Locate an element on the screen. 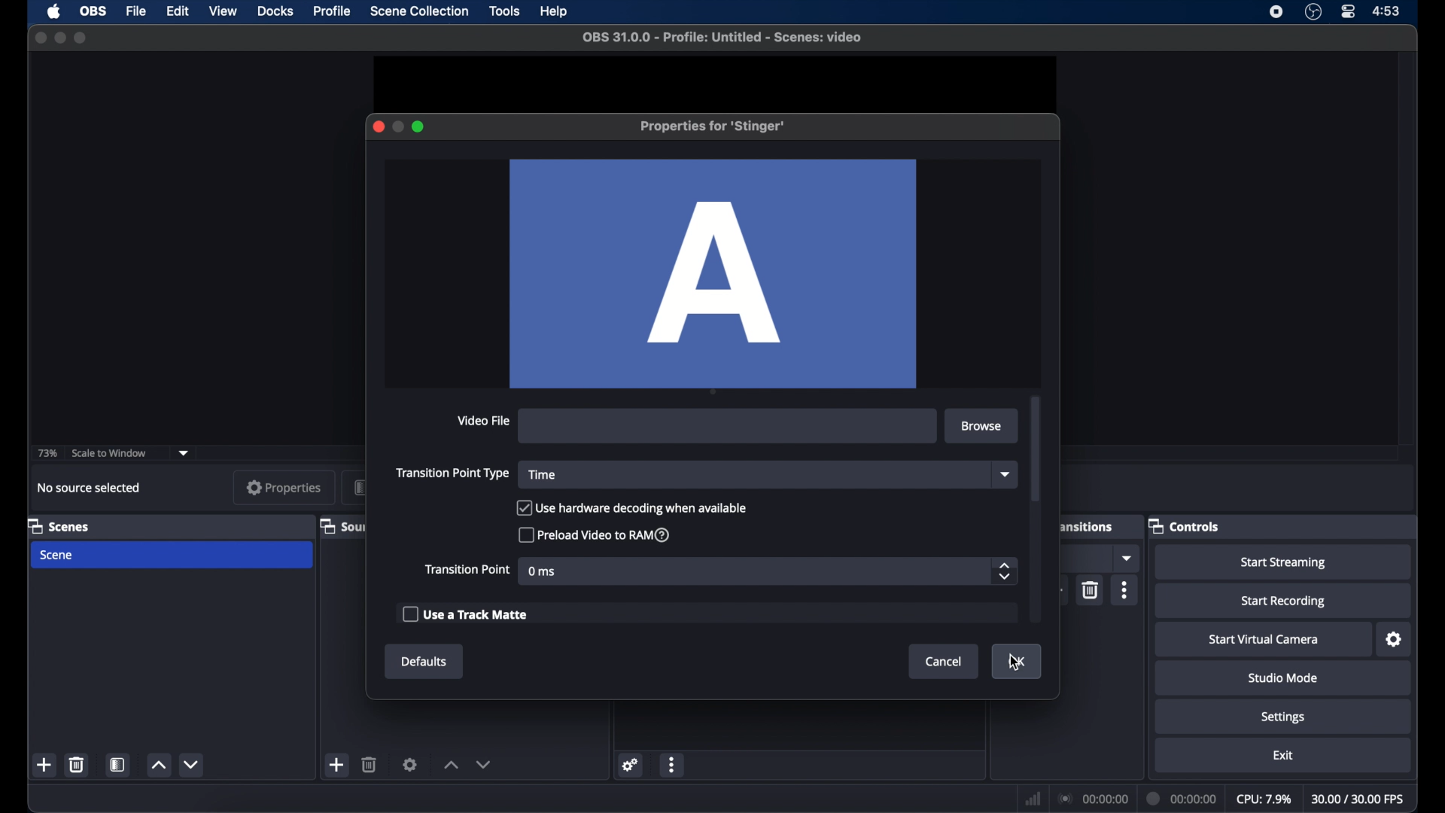  73% is located at coordinates (46, 454).